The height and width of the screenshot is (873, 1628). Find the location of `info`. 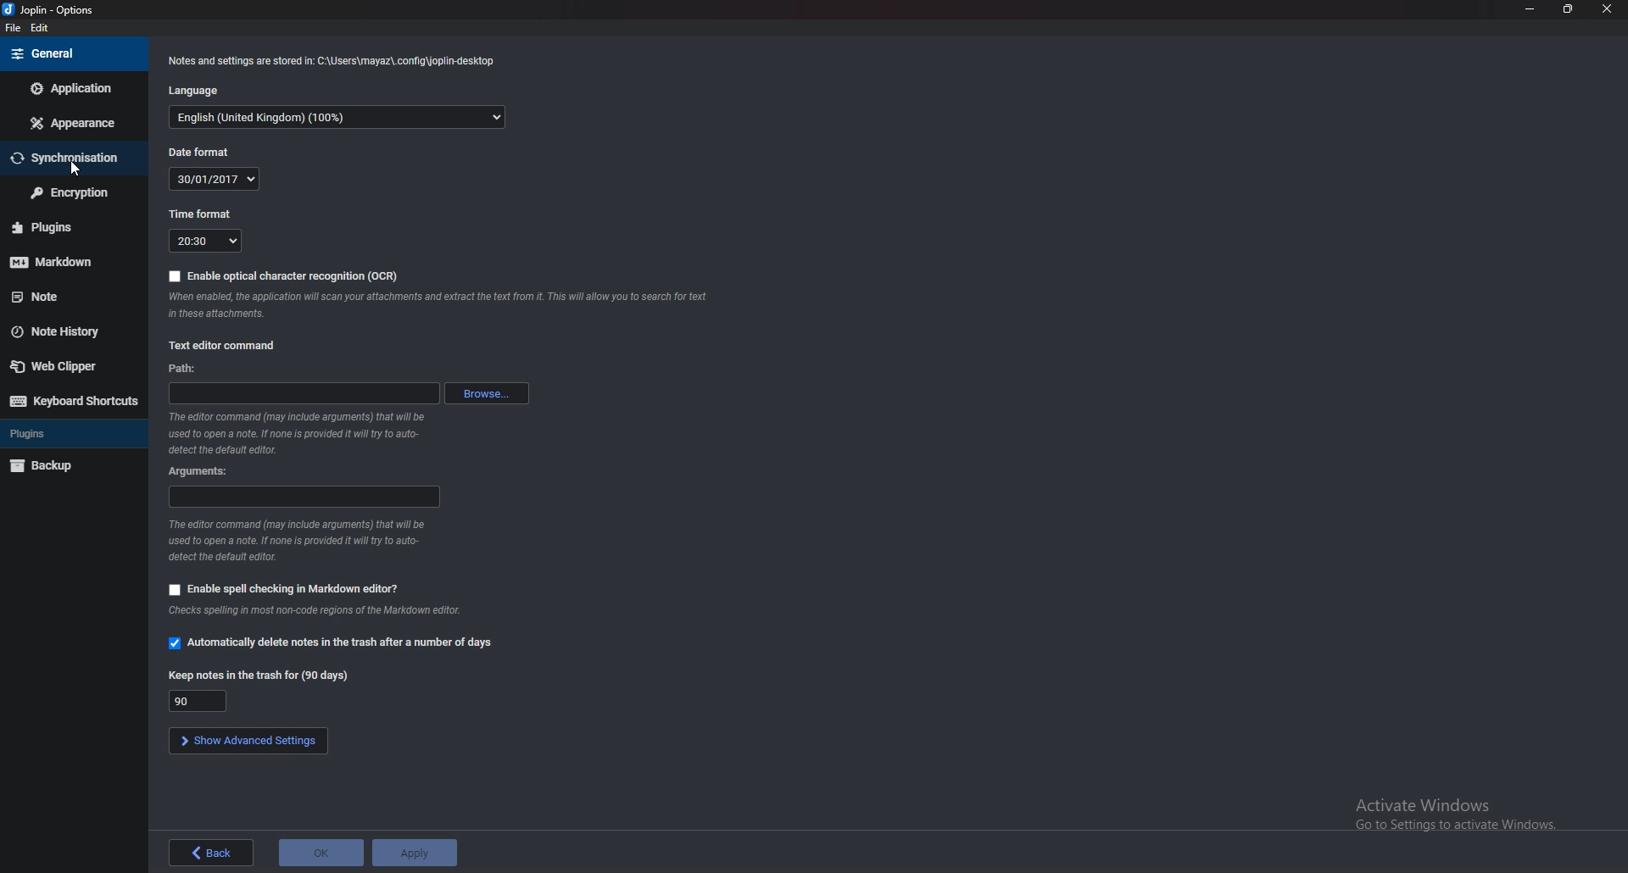

info is located at coordinates (298, 432).